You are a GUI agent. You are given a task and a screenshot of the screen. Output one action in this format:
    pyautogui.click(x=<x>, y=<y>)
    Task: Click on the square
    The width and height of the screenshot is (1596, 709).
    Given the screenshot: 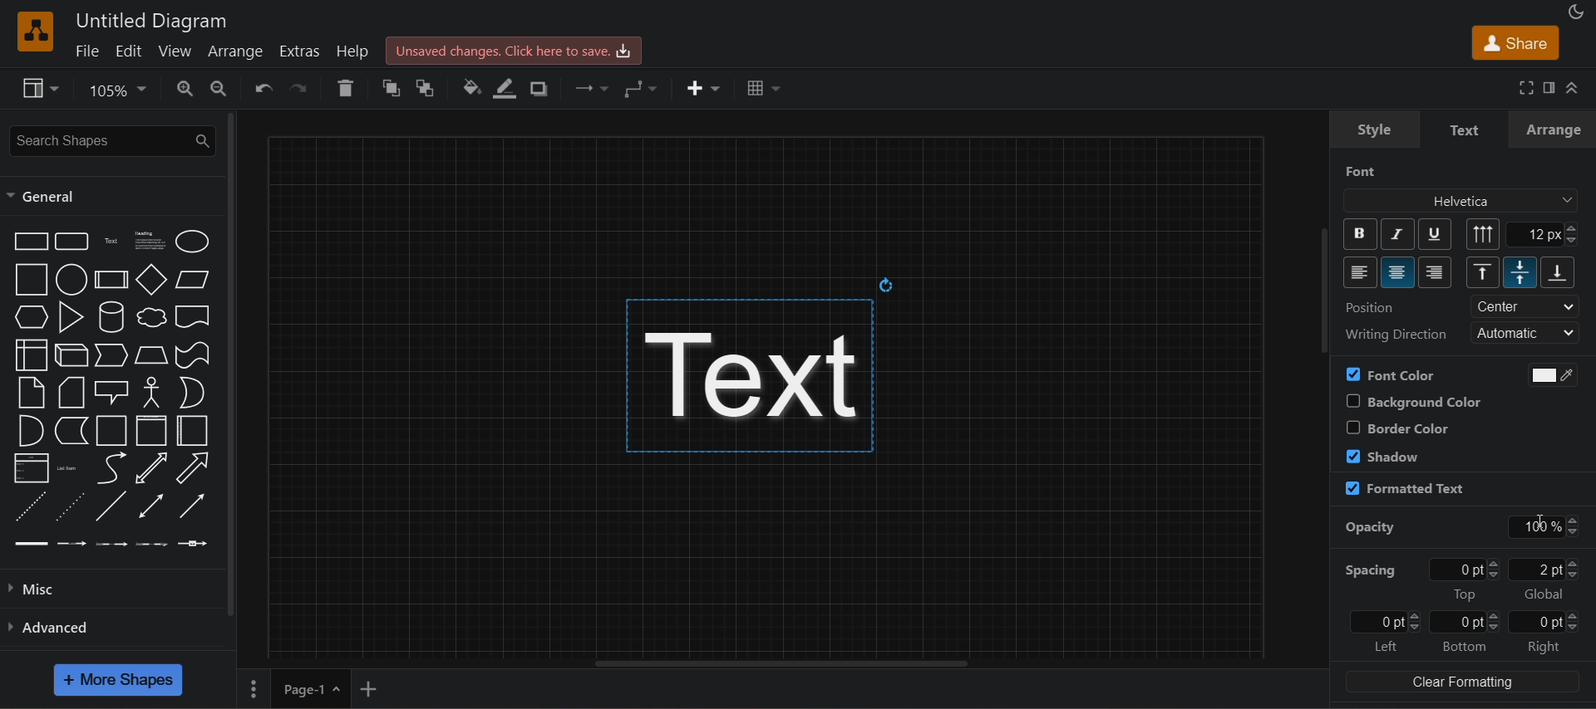 What is the action you would take?
    pyautogui.click(x=30, y=280)
    